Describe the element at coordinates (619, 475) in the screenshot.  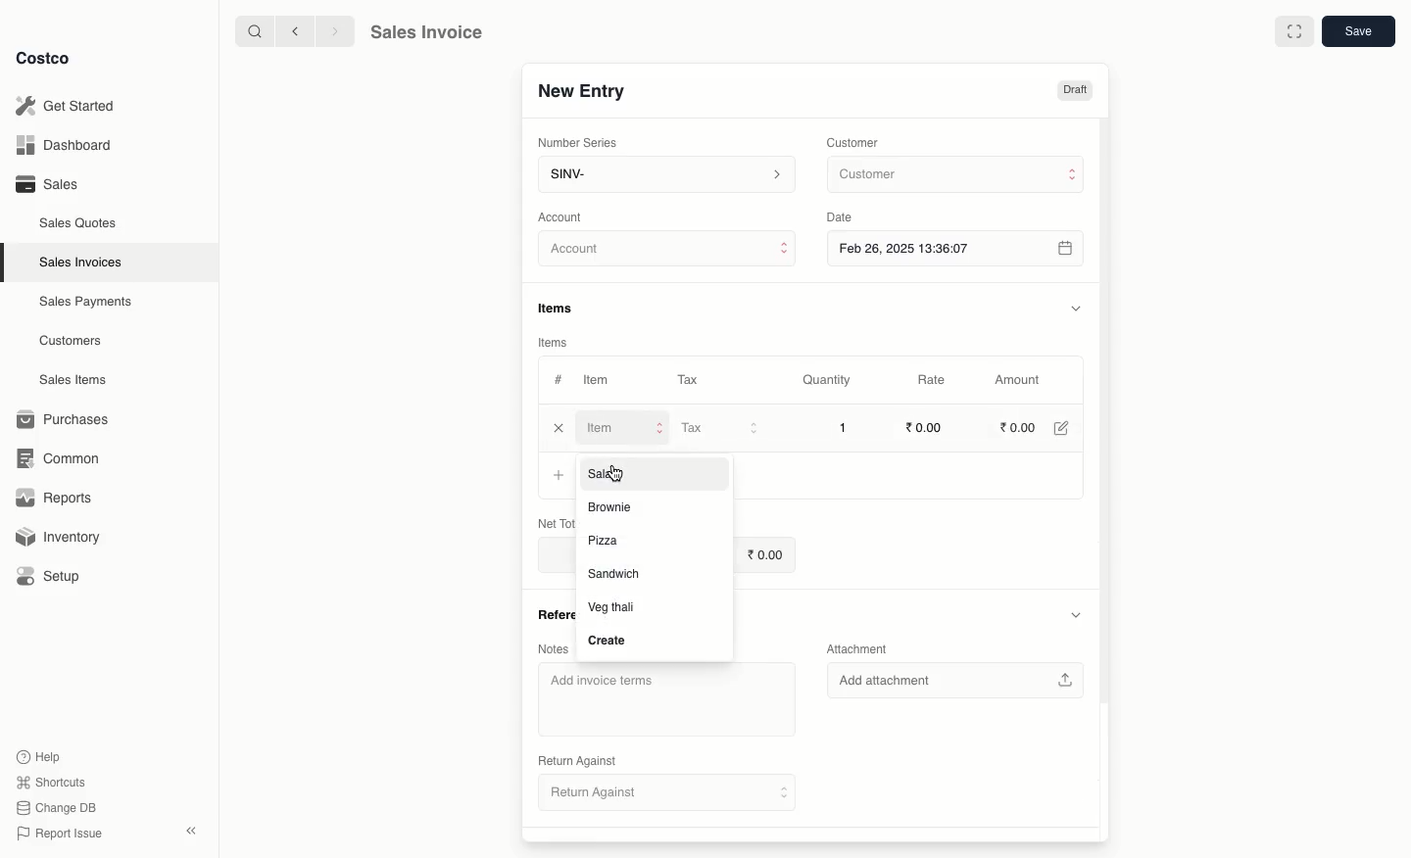
I see `cursor` at that location.